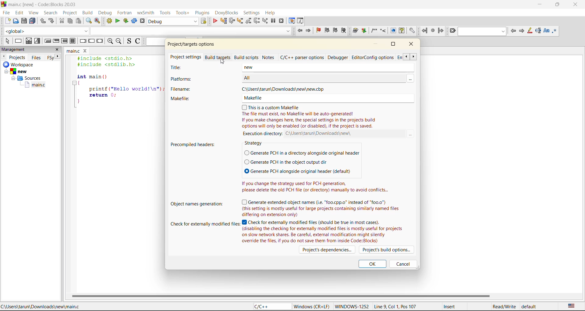 The image size is (585, 311). What do you see at coordinates (56, 41) in the screenshot?
I see `exit condition loop` at bounding box center [56, 41].